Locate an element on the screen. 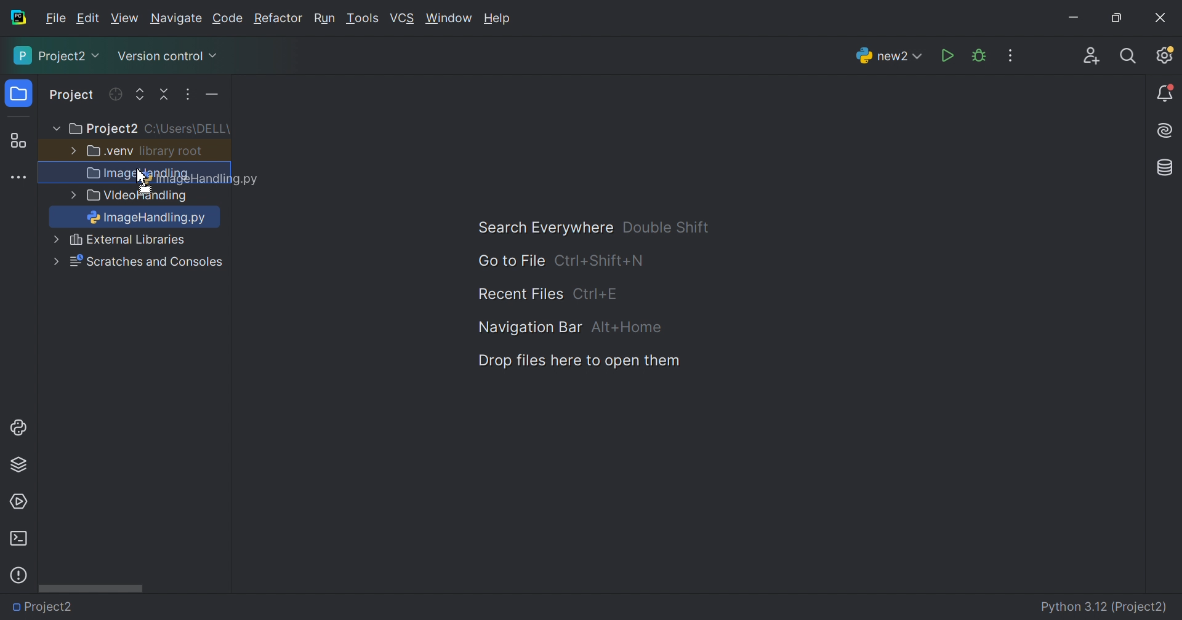 This screenshot has height=620, width=1182. More is located at coordinates (54, 129).